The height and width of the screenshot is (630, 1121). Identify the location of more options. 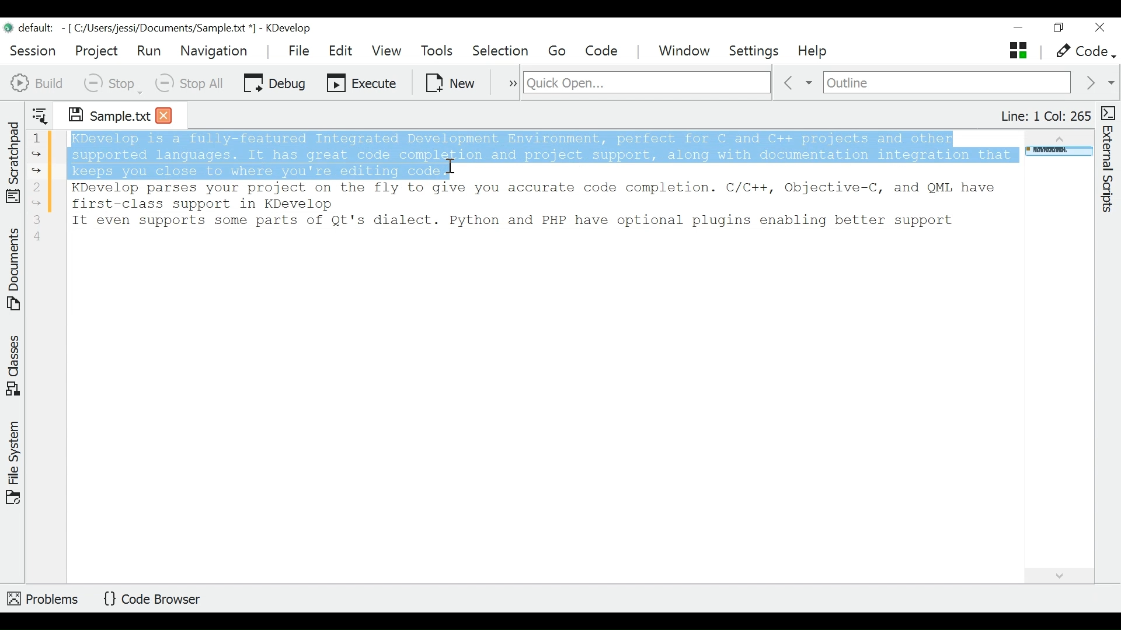
(507, 82).